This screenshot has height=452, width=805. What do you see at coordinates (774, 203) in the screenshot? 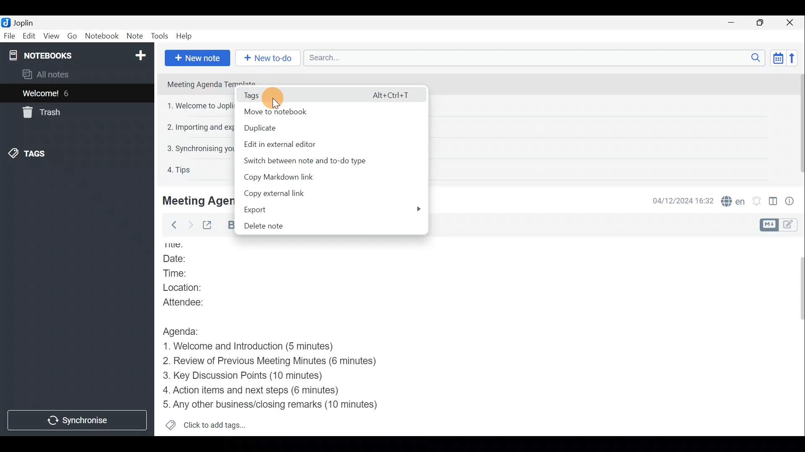
I see `Toggle editor layout` at bounding box center [774, 203].